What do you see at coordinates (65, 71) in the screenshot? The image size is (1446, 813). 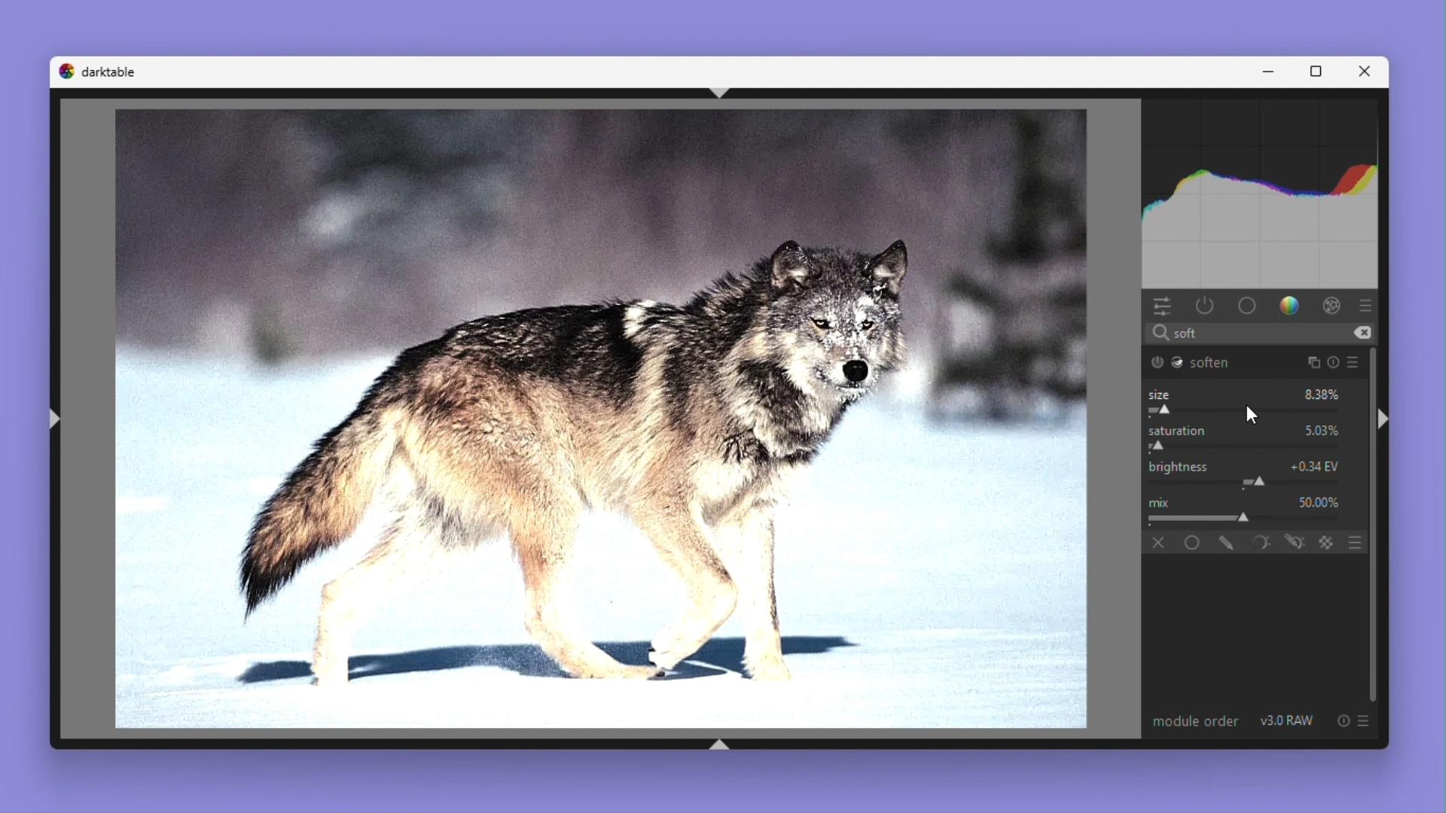 I see `logo` at bounding box center [65, 71].